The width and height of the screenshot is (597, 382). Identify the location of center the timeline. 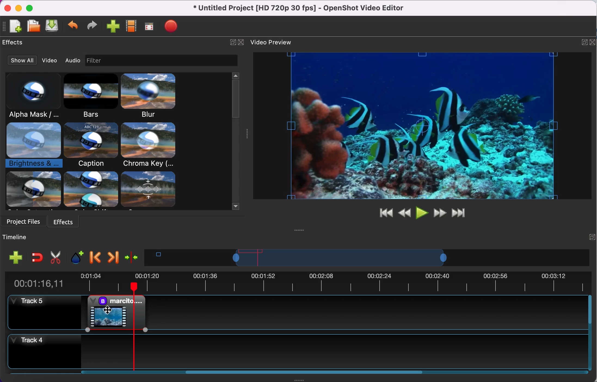
(132, 257).